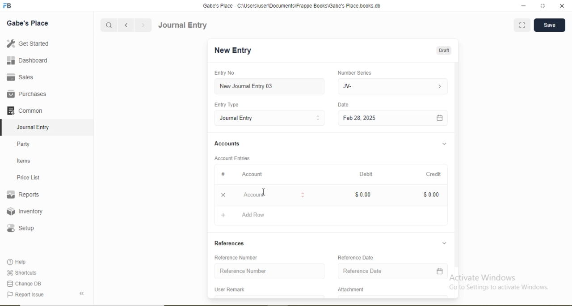  What do you see at coordinates (243, 270) in the screenshot?
I see `Reference Number` at bounding box center [243, 270].